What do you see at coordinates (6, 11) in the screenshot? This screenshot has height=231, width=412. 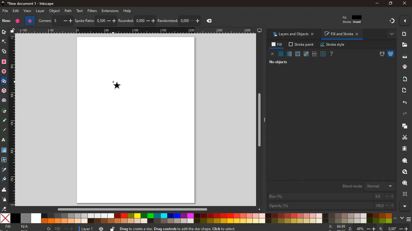 I see `file` at bounding box center [6, 11].